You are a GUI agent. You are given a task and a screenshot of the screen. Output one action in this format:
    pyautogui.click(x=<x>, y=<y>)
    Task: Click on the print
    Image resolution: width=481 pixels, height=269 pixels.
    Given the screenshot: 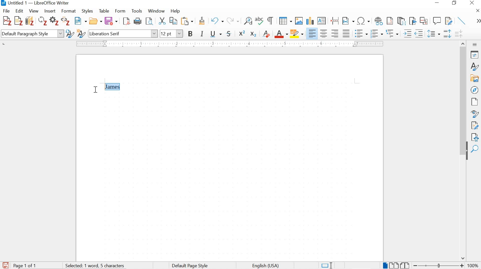 What is the action you would take?
    pyautogui.click(x=138, y=21)
    